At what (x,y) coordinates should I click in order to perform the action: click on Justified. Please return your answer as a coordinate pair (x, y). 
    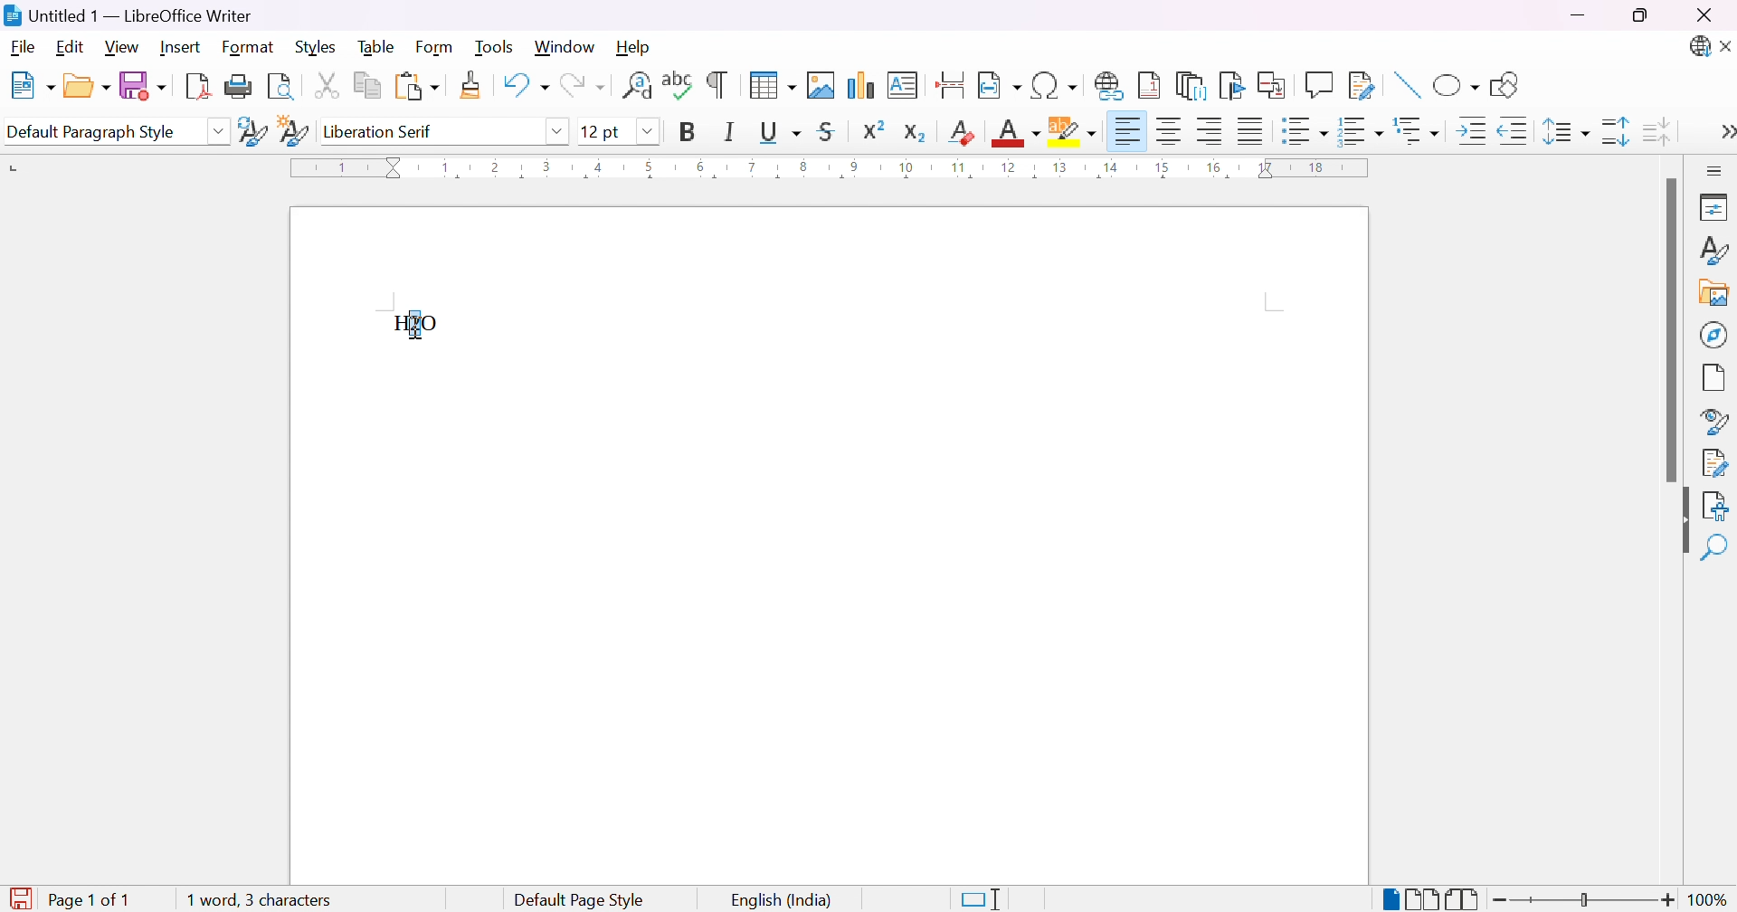
    Looking at the image, I should click on (1251, 129).